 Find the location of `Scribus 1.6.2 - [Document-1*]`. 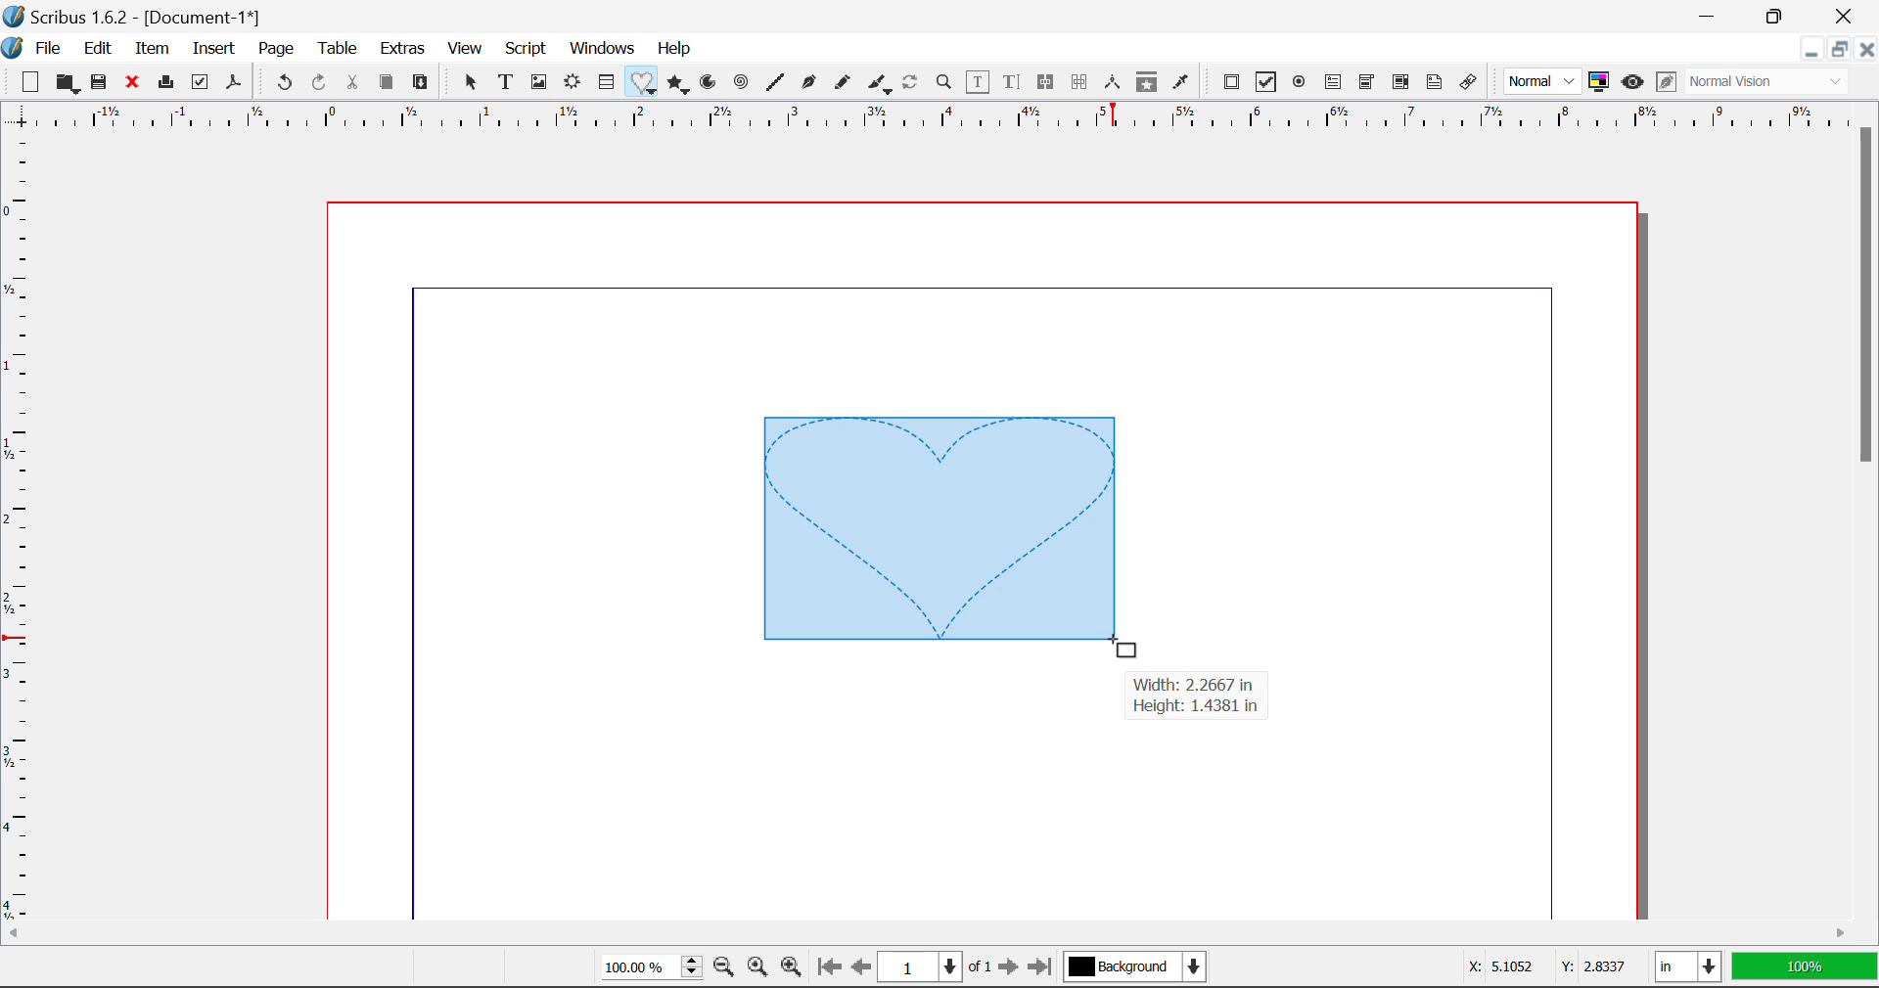

Scribus 1.6.2 - [Document-1*] is located at coordinates (137, 17).